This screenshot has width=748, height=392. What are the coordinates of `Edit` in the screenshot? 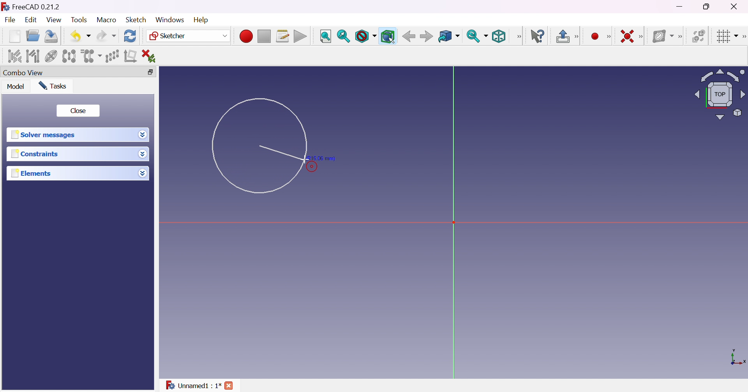 It's located at (32, 21).